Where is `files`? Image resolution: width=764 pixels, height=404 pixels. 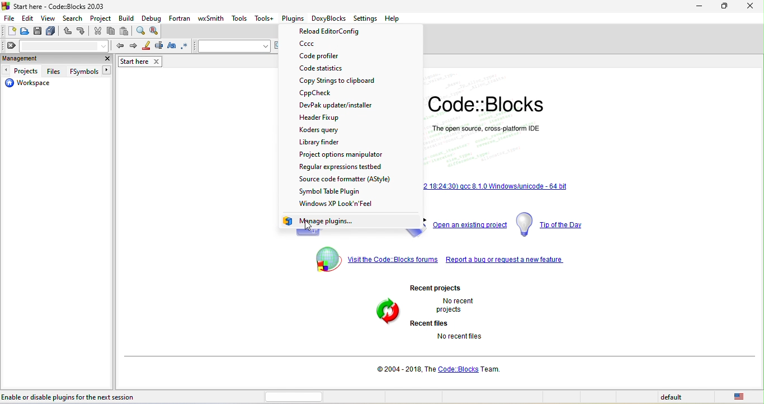
files is located at coordinates (55, 71).